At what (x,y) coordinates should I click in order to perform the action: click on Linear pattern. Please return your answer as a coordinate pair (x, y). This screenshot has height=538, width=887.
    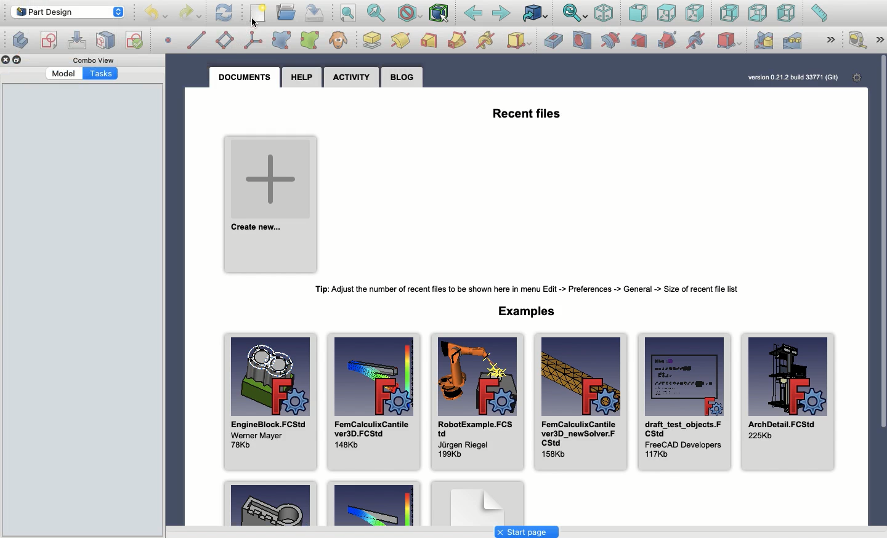
    Looking at the image, I should click on (791, 41).